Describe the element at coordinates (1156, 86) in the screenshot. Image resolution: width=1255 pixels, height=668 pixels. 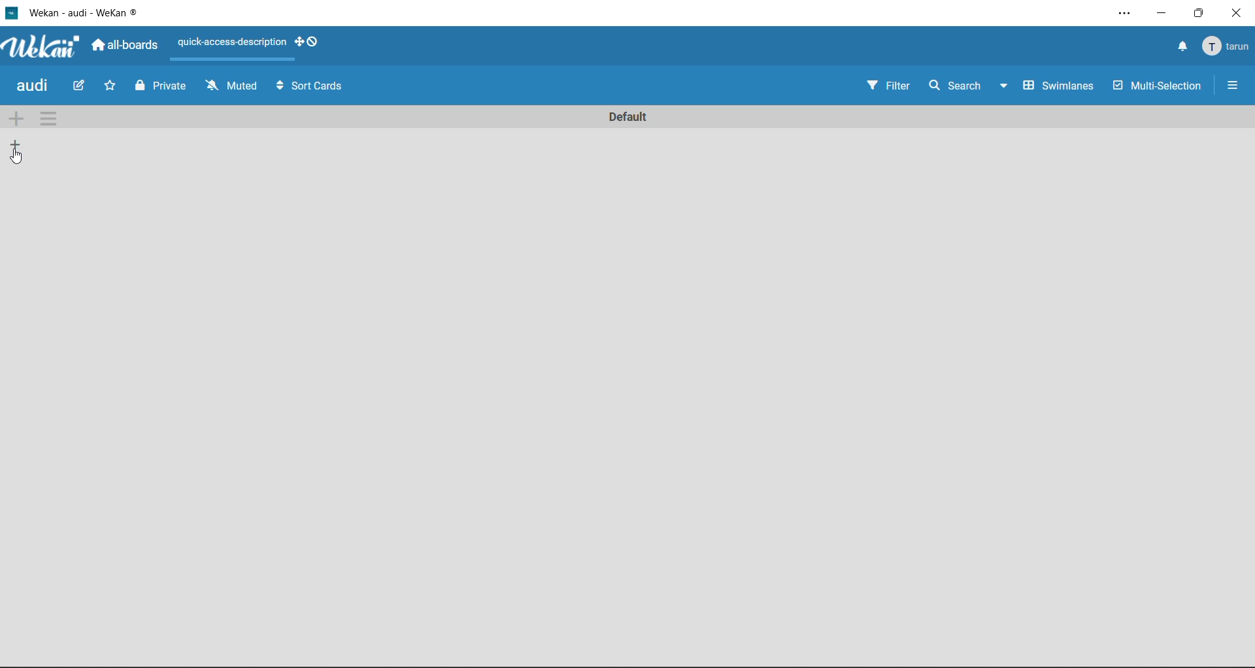
I see `Multi-Selection` at that location.